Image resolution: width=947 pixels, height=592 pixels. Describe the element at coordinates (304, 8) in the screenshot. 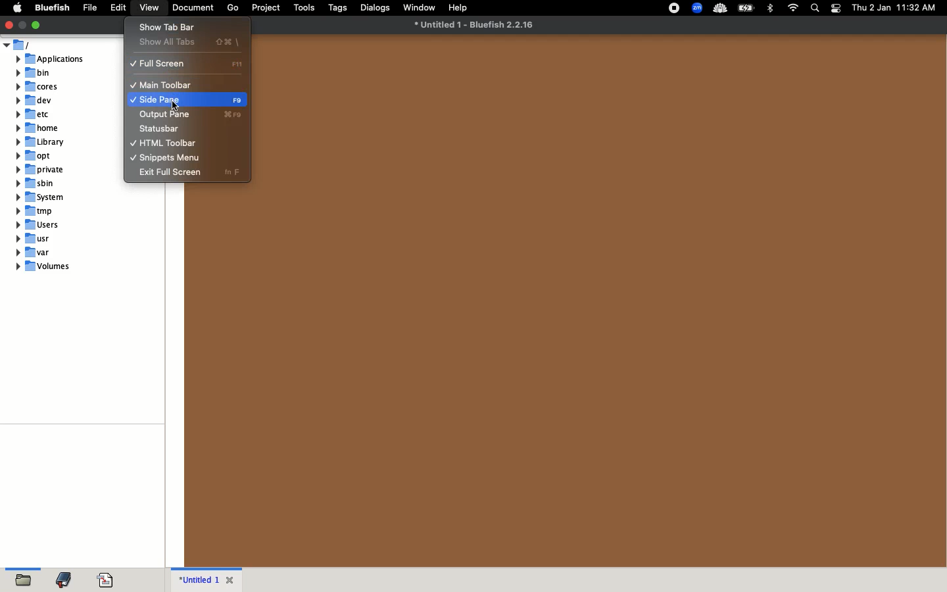

I see `tools` at that location.